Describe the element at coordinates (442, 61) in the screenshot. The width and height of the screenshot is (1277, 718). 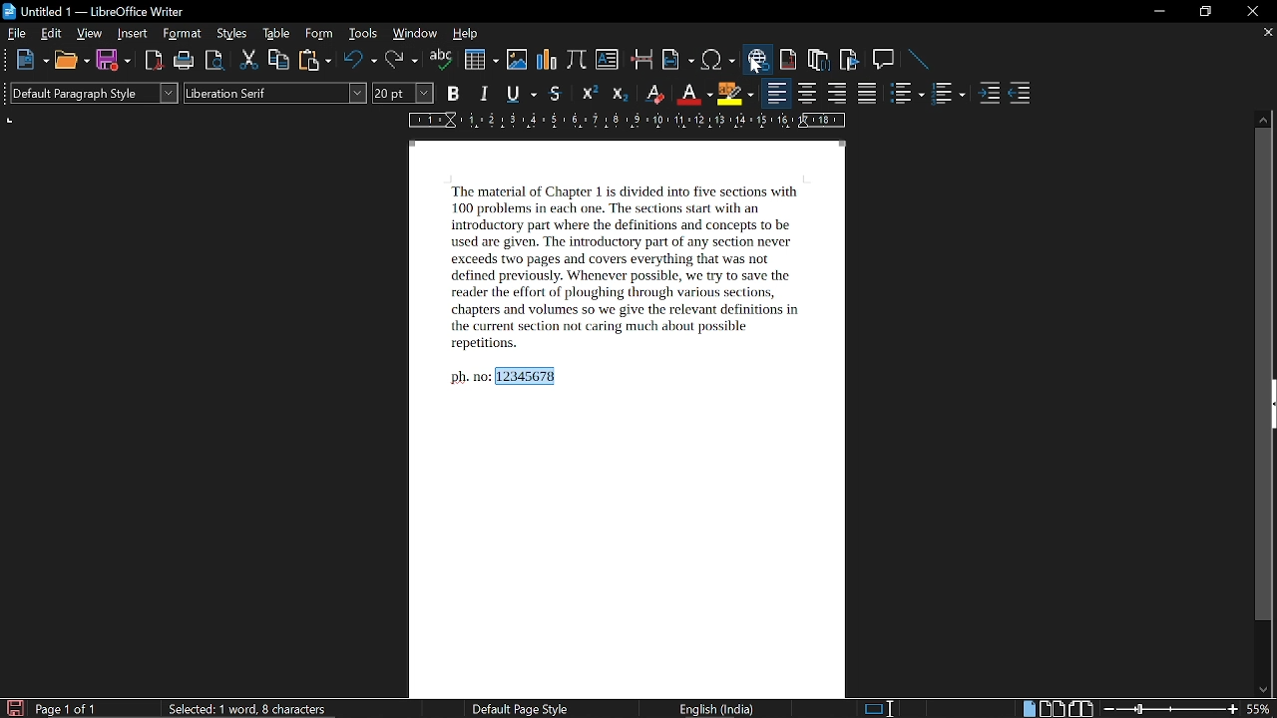
I see `spell check` at that location.